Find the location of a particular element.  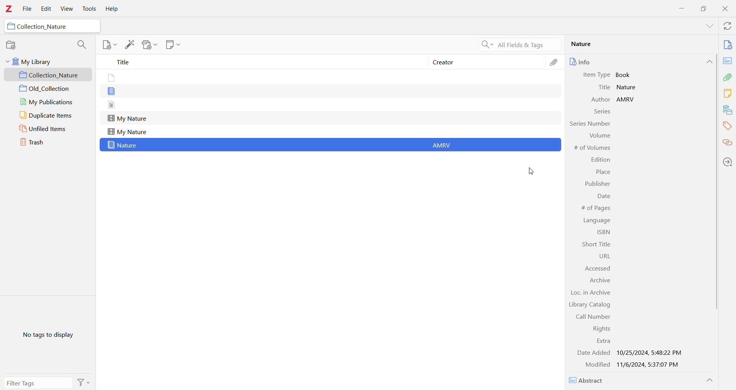

folder icon is located at coordinates (11, 26).